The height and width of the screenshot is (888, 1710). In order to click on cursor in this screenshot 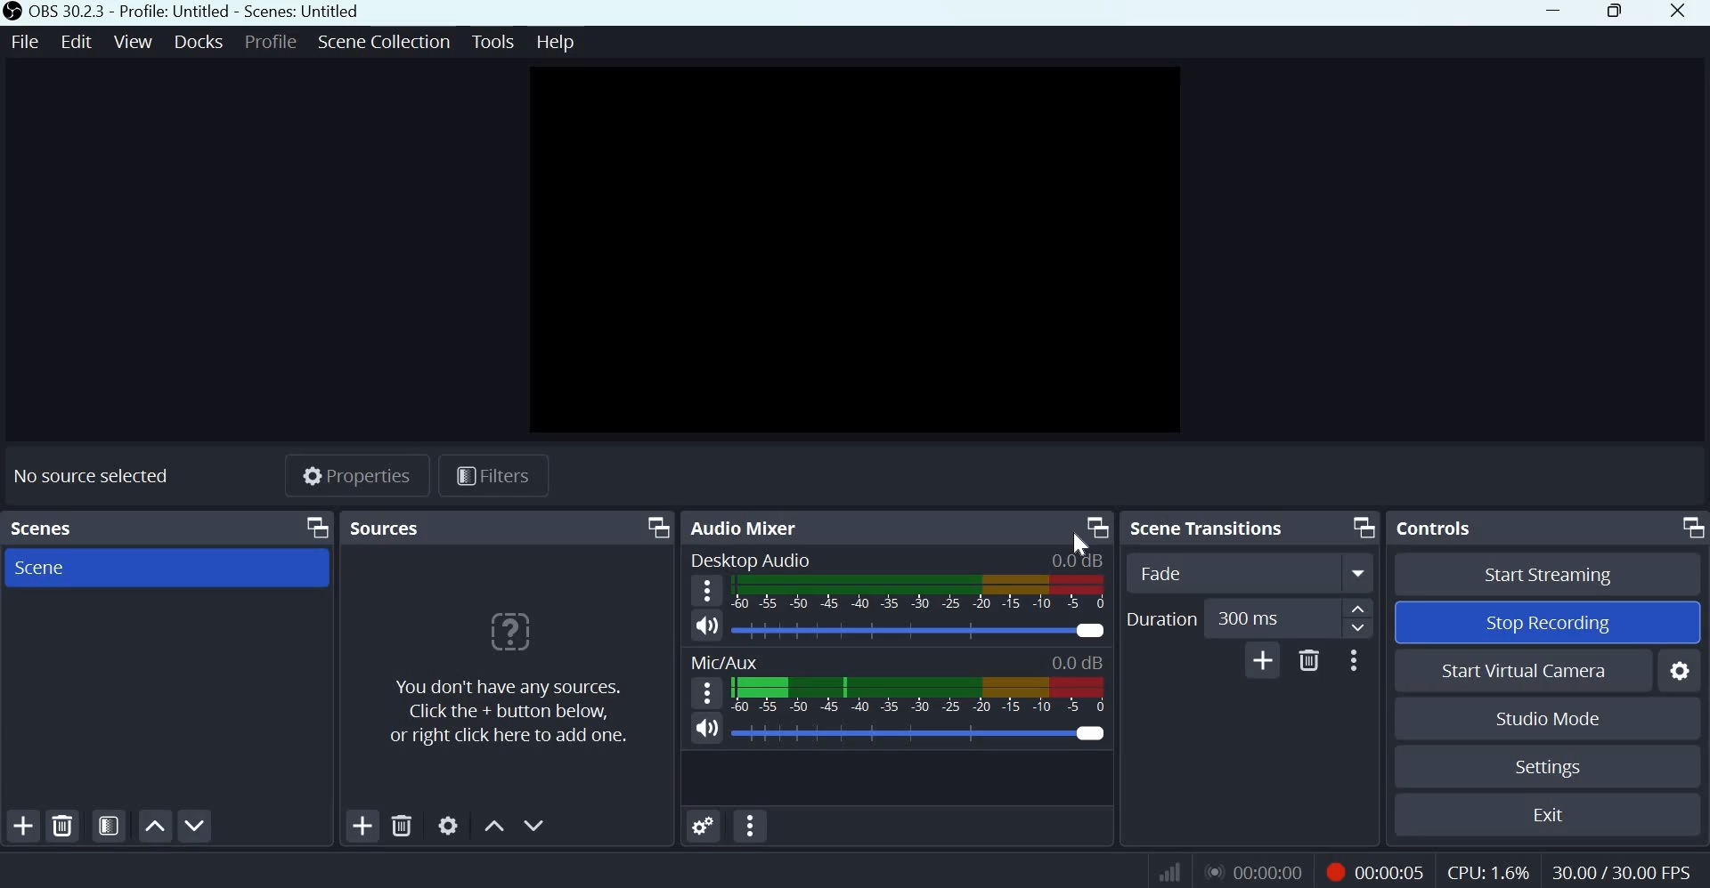, I will do `click(1079, 545)`.